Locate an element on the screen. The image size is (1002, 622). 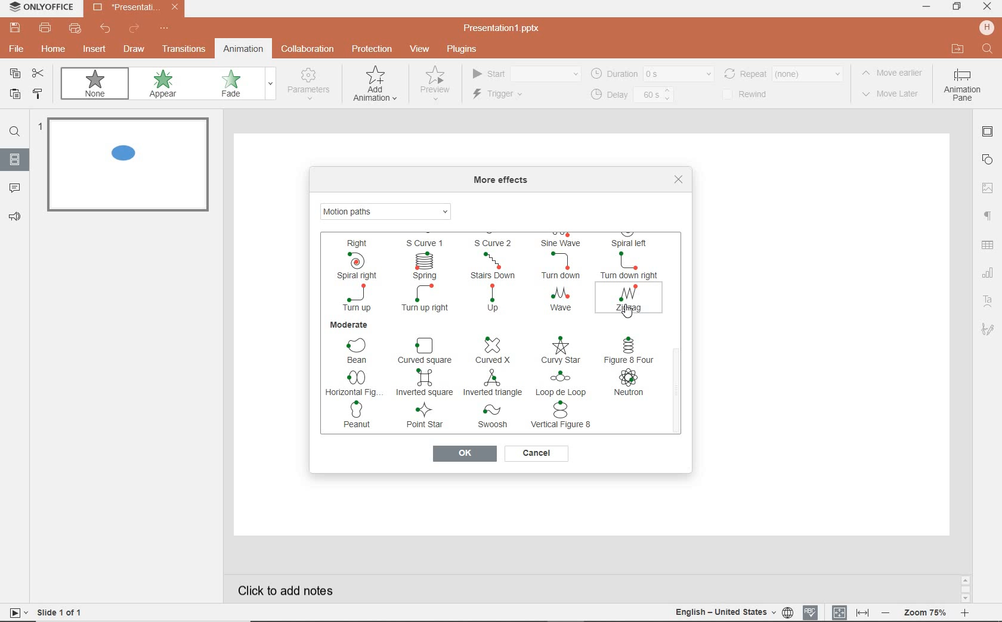
SCROLLBAR is located at coordinates (677, 324).